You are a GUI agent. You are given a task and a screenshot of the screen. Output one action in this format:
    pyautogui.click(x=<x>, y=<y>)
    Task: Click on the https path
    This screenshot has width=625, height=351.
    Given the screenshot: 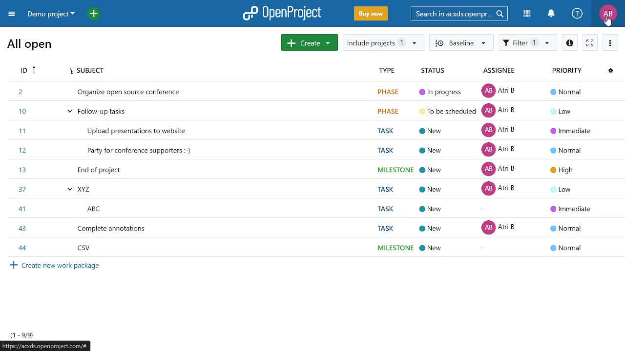 What is the action you would take?
    pyautogui.click(x=46, y=347)
    